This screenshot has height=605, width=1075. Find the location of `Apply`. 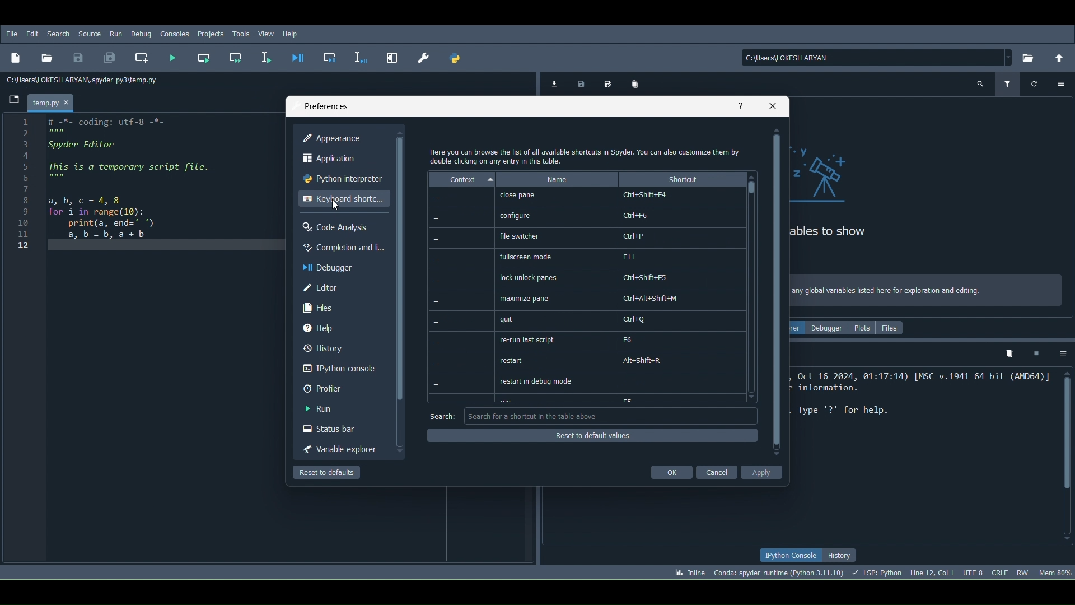

Apply is located at coordinates (765, 472).